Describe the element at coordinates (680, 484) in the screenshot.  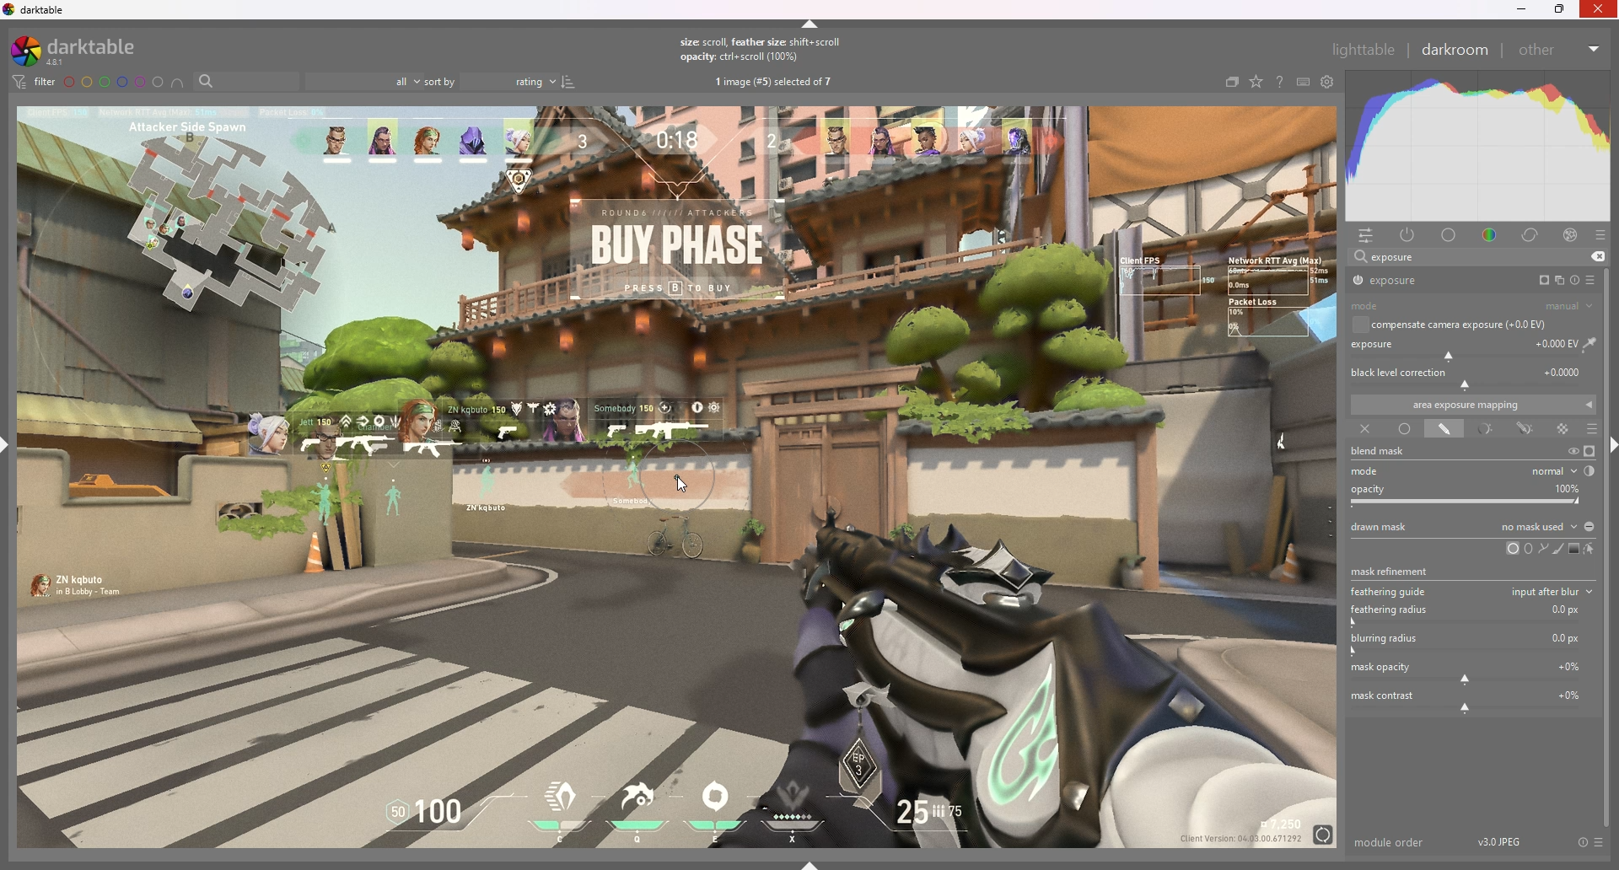
I see `cursor` at that location.